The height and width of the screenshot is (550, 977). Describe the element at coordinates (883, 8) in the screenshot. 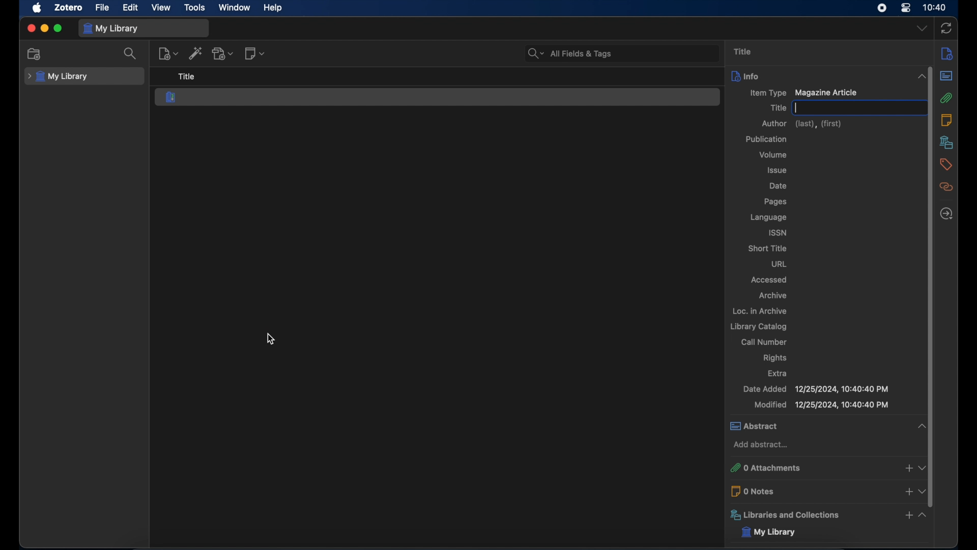

I see `screen recorder` at that location.